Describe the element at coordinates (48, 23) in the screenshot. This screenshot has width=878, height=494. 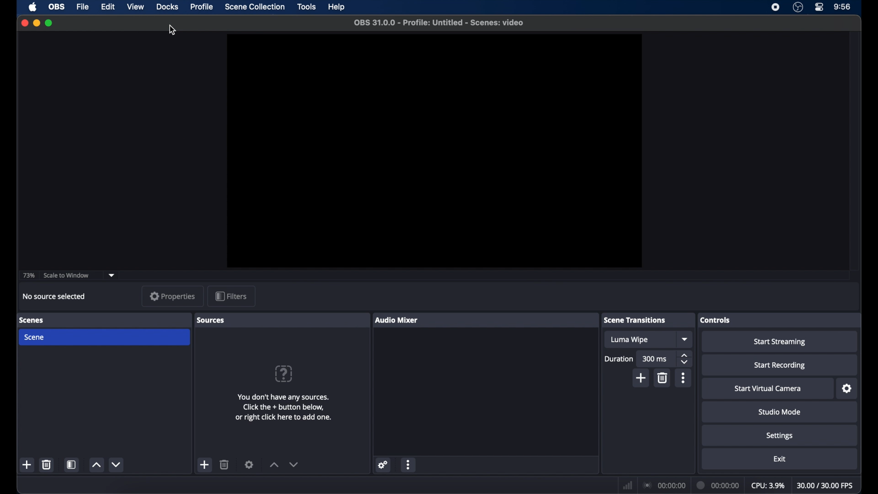
I see `maximize` at that location.